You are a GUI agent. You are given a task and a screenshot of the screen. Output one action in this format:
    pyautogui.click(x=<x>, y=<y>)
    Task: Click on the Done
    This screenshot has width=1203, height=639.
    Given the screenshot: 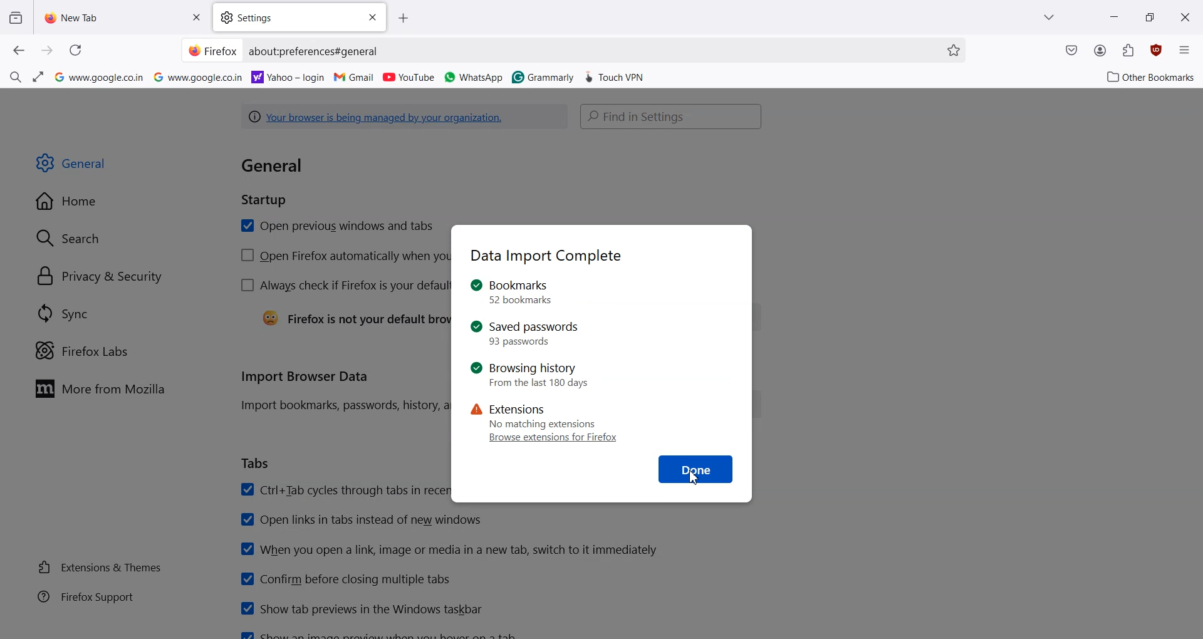 What is the action you would take?
    pyautogui.click(x=697, y=469)
    